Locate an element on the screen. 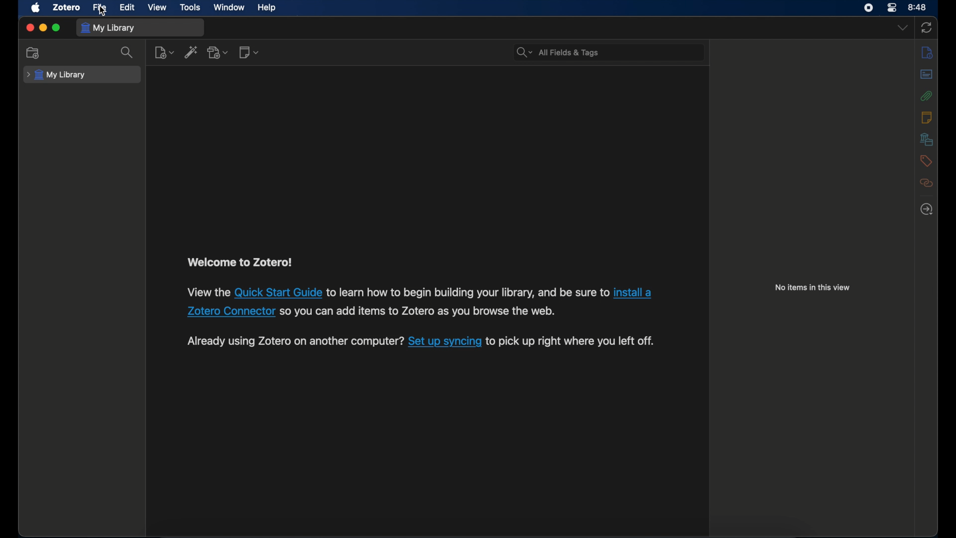 This screenshot has height=538, width=956. notes is located at coordinates (926, 117).